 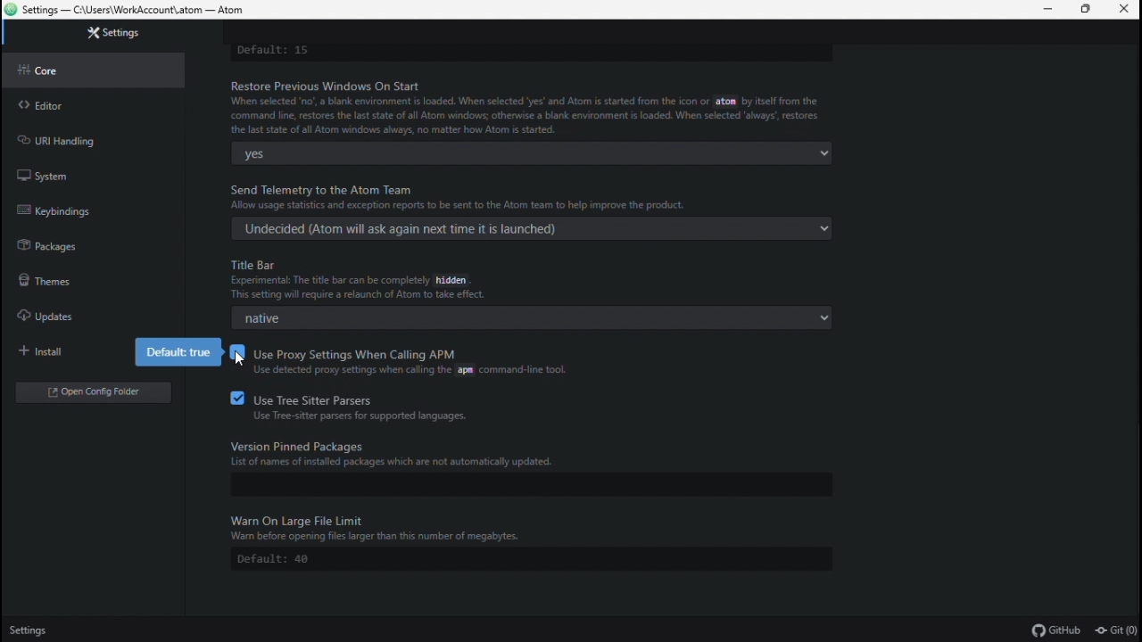 What do you see at coordinates (126, 11) in the screenshot?
I see `File name and file path` at bounding box center [126, 11].